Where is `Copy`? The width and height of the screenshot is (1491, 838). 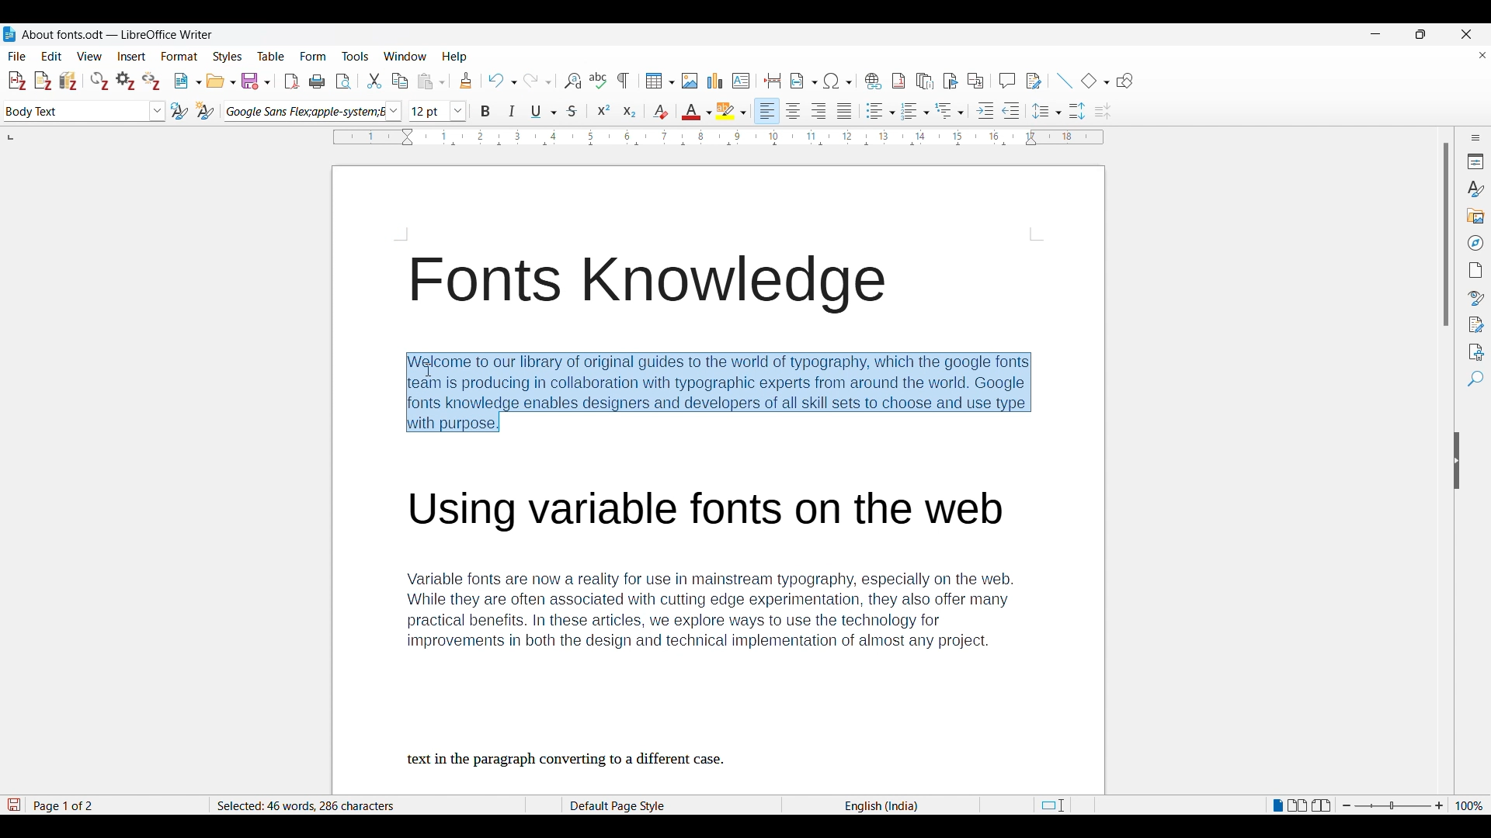
Copy is located at coordinates (399, 81).